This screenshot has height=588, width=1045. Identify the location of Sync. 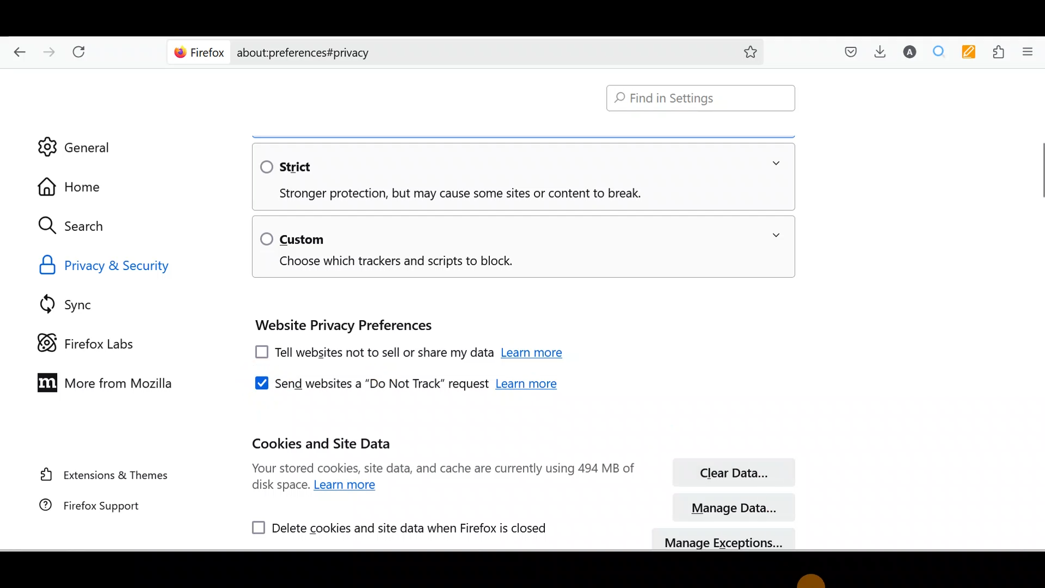
(84, 301).